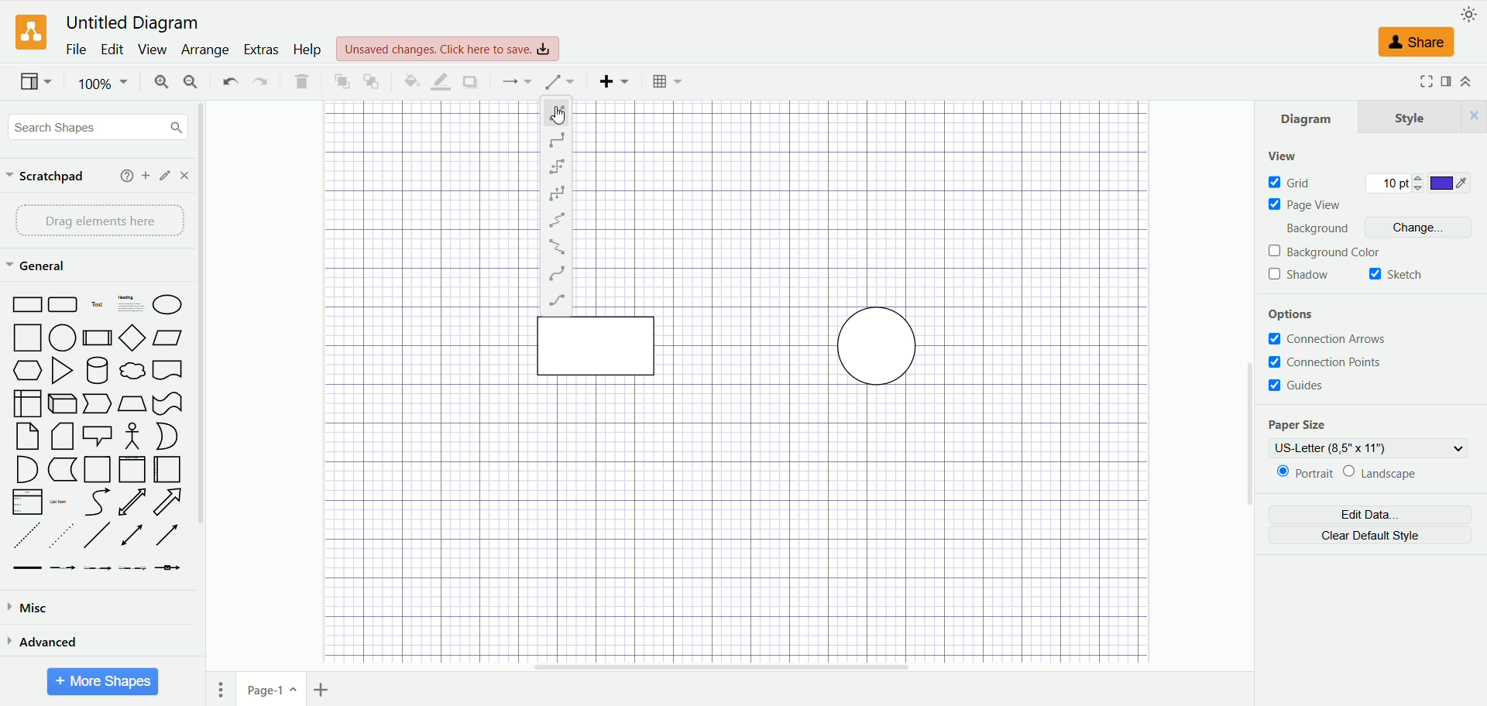 The height and width of the screenshot is (706, 1487). I want to click on Heading with Text, so click(132, 306).